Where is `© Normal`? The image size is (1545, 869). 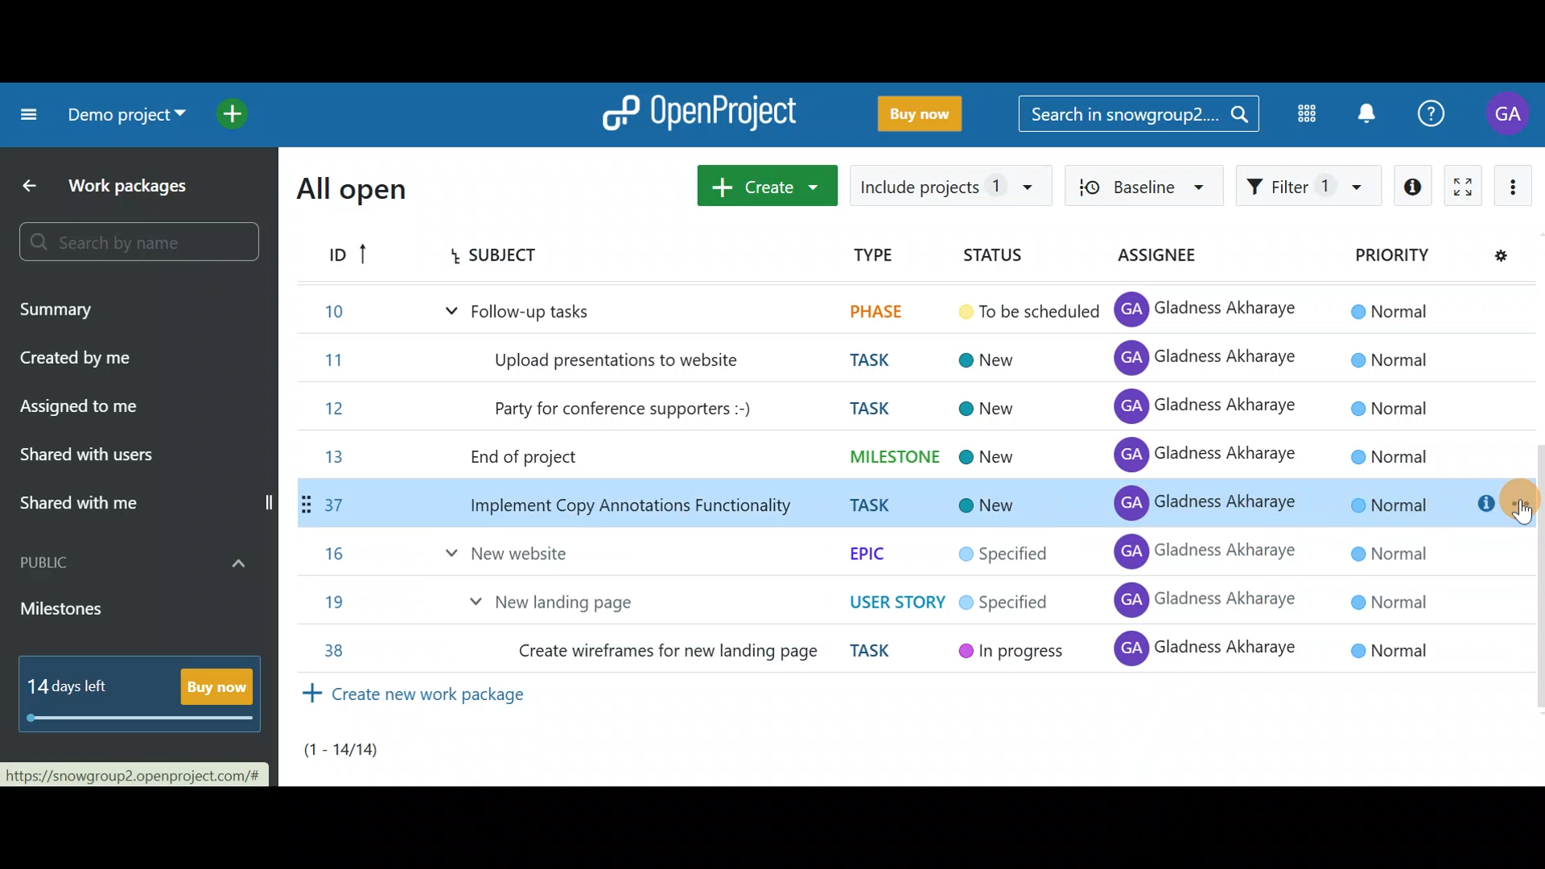
© Normal is located at coordinates (1389, 555).